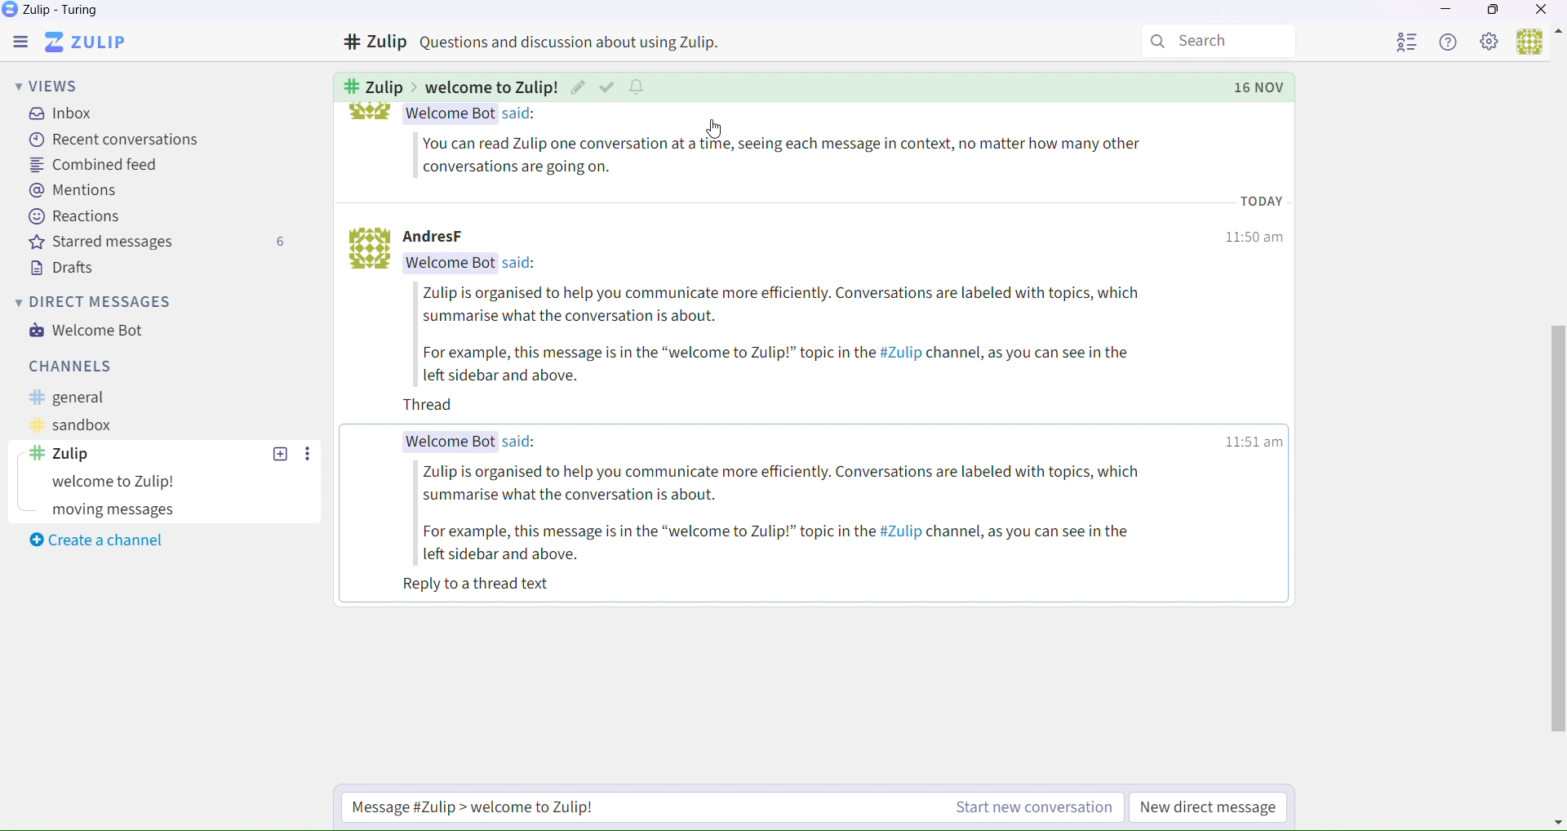 This screenshot has width=1567, height=831. What do you see at coordinates (775, 529) in the screenshot?
I see `Zulip is organised to help you communicate more efficiently. Conversations are labeled with topics, which
summarise what the conversation is about.
For example, this message is in the “welcome to Zulip!” topic in the #Zulip channel, as you can see in the
left sidebar and above.

Reply to a thread text` at bounding box center [775, 529].